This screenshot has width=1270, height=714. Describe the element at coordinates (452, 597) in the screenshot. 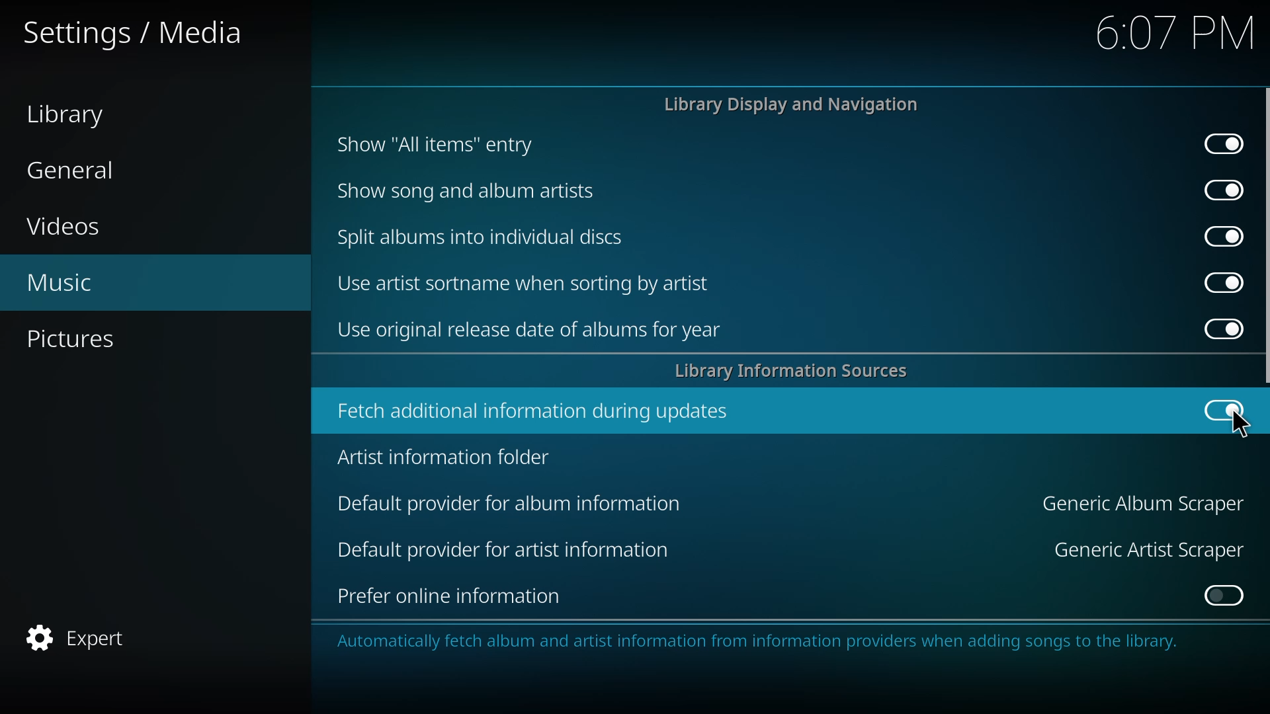

I see `Prefer online information` at that location.